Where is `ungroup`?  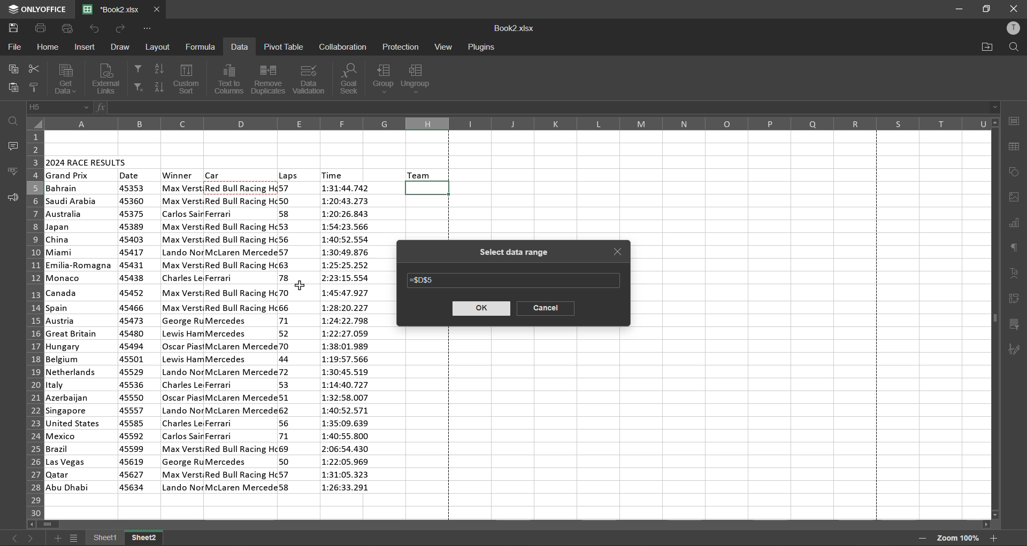
ungroup is located at coordinates (419, 79).